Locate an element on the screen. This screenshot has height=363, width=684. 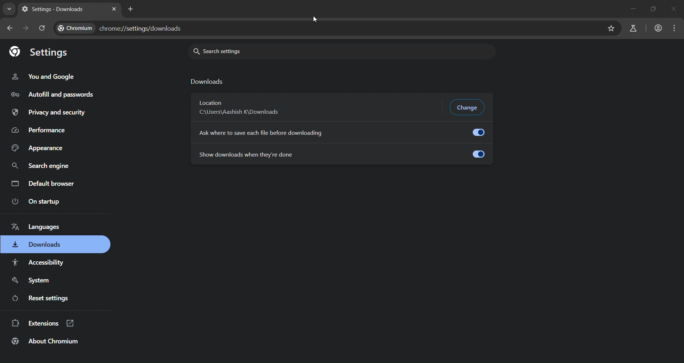
you and google is located at coordinates (42, 76).